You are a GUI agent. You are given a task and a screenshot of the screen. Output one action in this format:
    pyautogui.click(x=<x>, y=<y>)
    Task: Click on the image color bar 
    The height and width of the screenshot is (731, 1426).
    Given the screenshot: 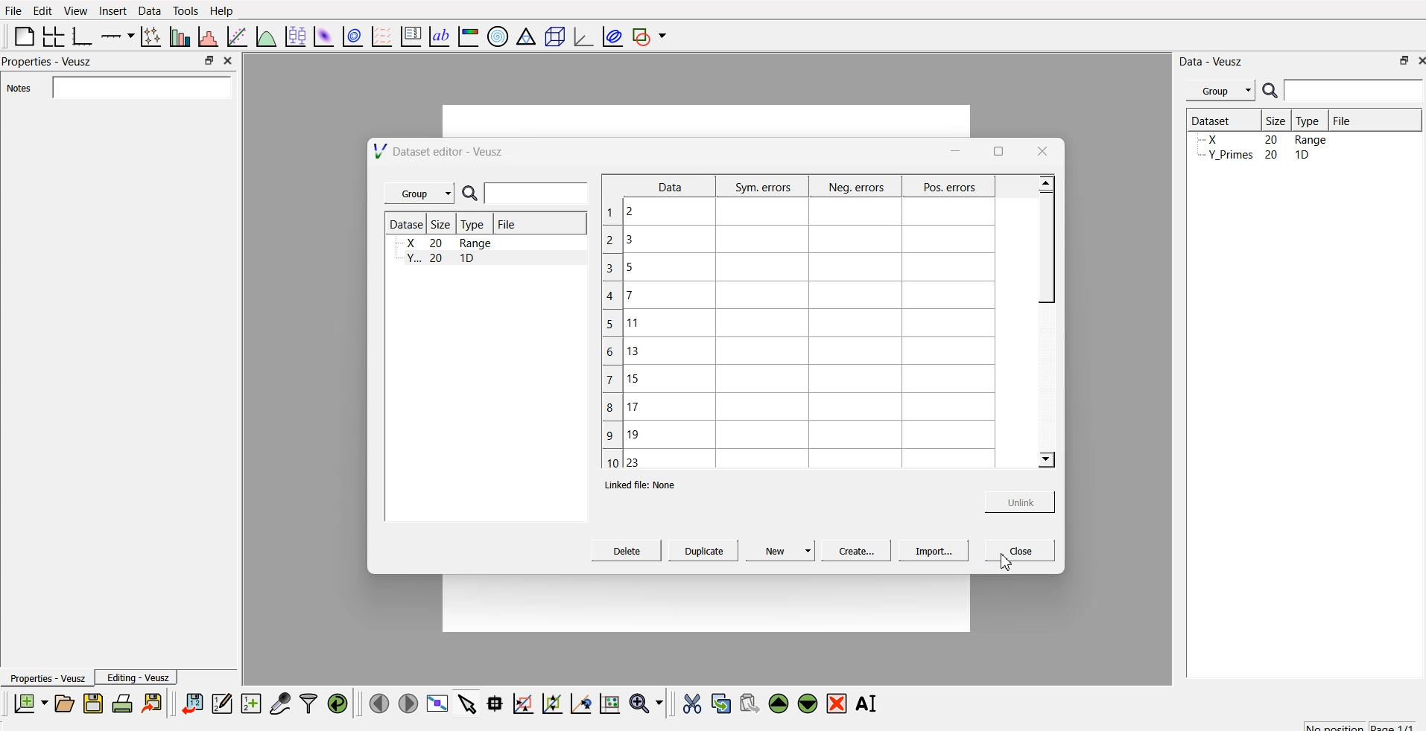 What is the action you would take?
    pyautogui.click(x=469, y=38)
    